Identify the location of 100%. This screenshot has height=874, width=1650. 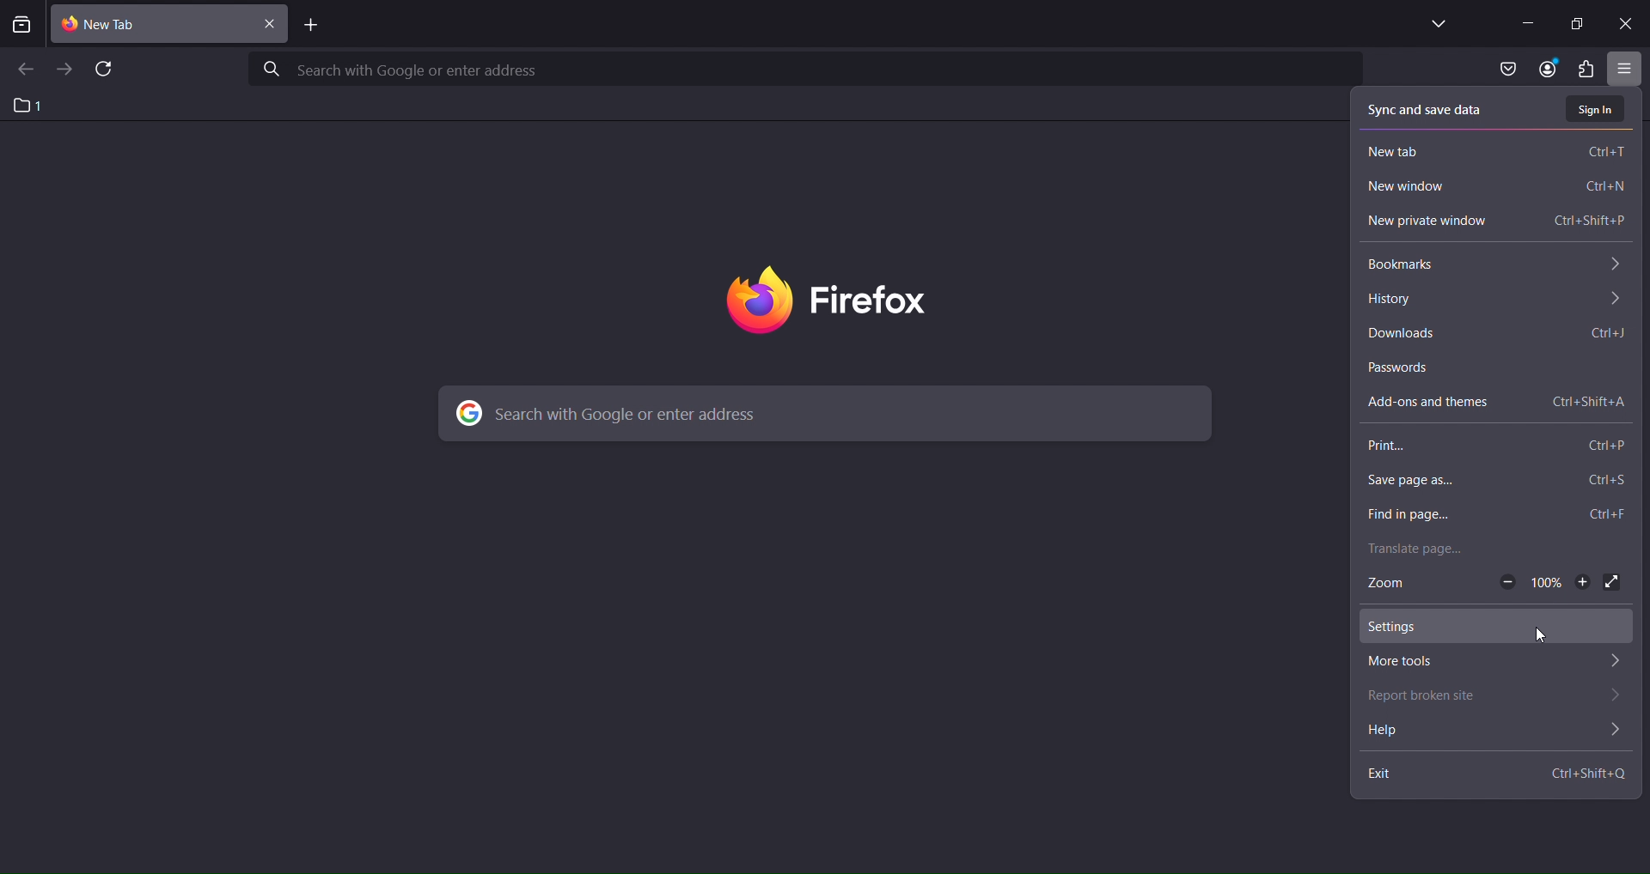
(1546, 580).